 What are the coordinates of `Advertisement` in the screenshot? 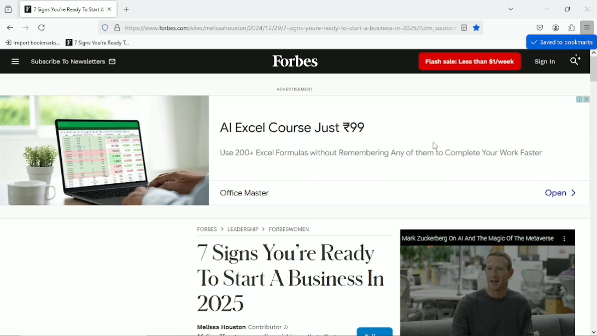 It's located at (298, 146).